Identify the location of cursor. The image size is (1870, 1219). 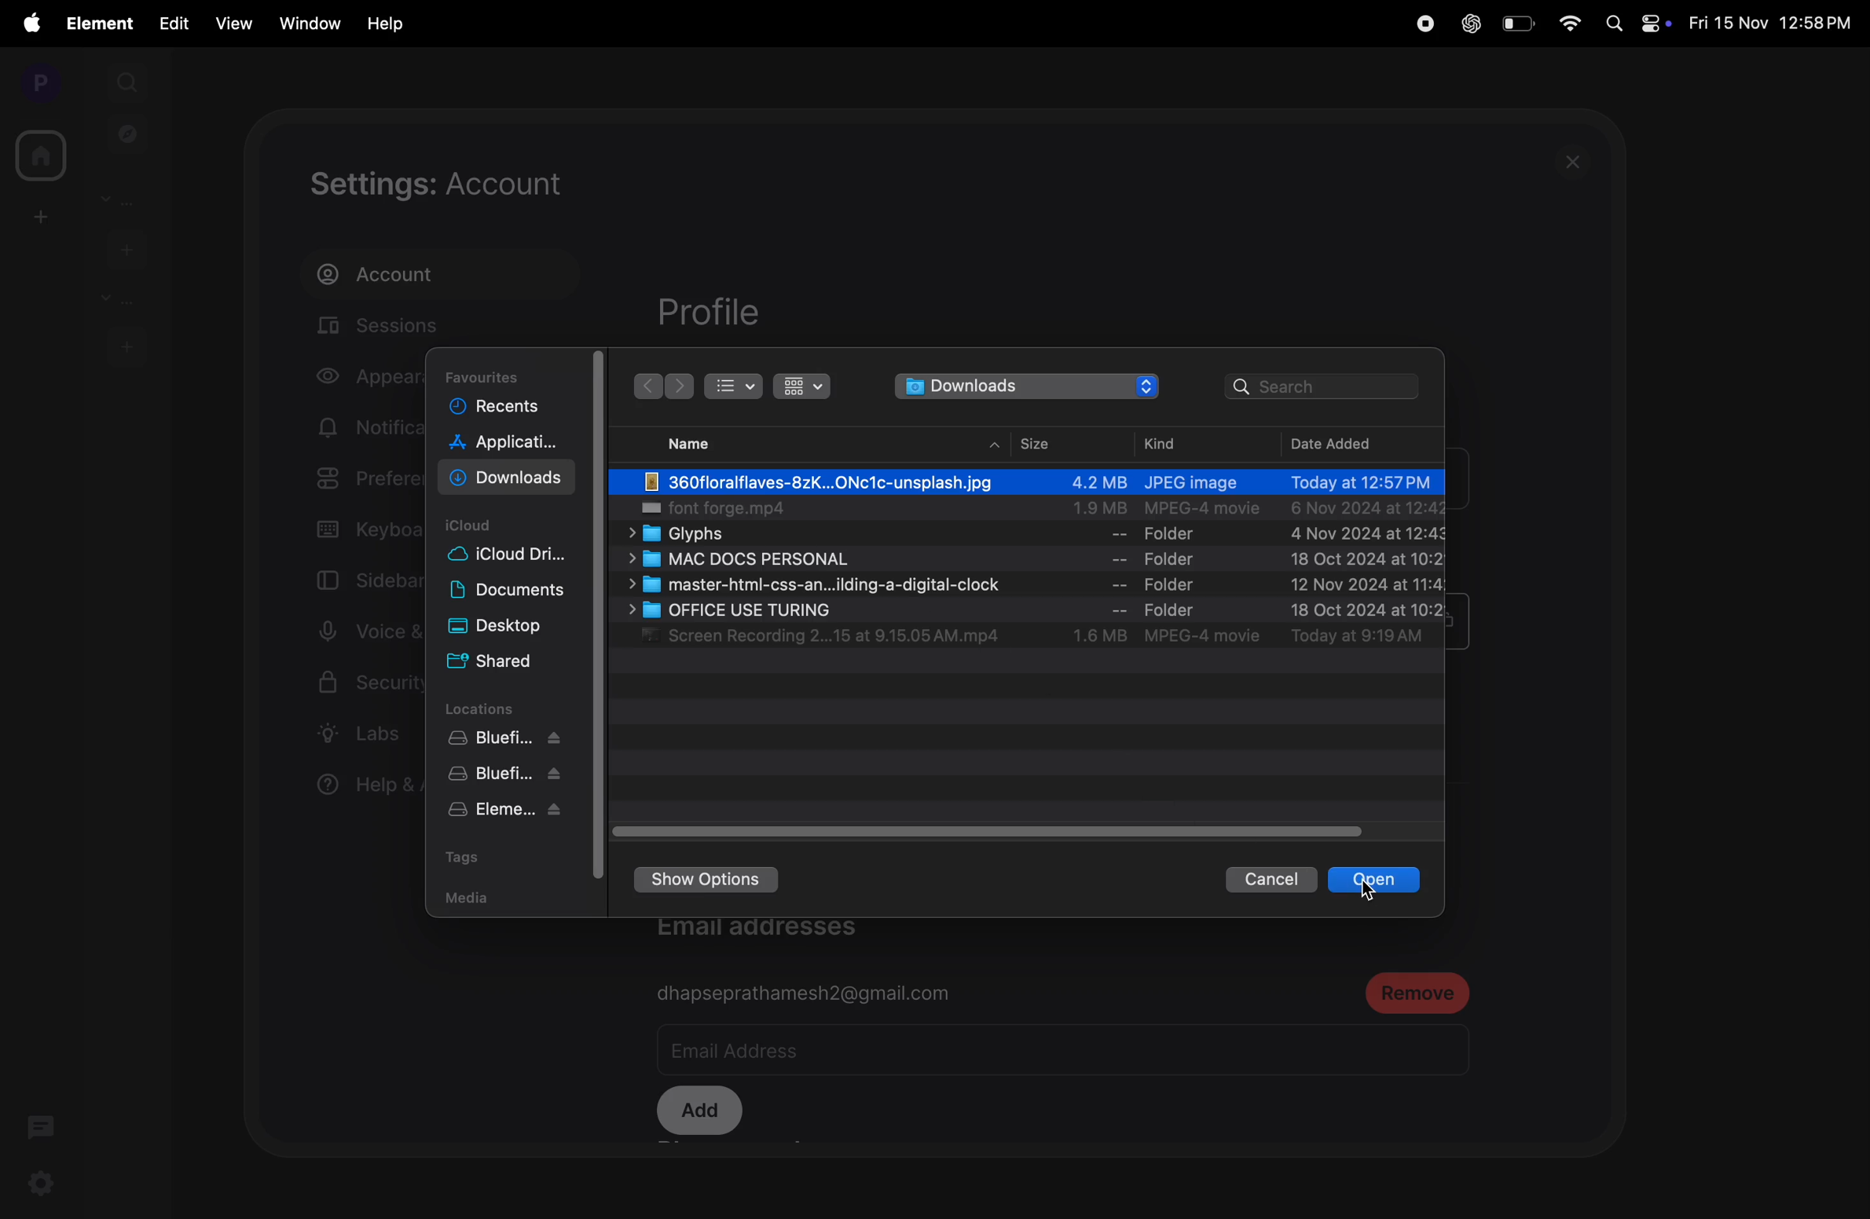
(1376, 888).